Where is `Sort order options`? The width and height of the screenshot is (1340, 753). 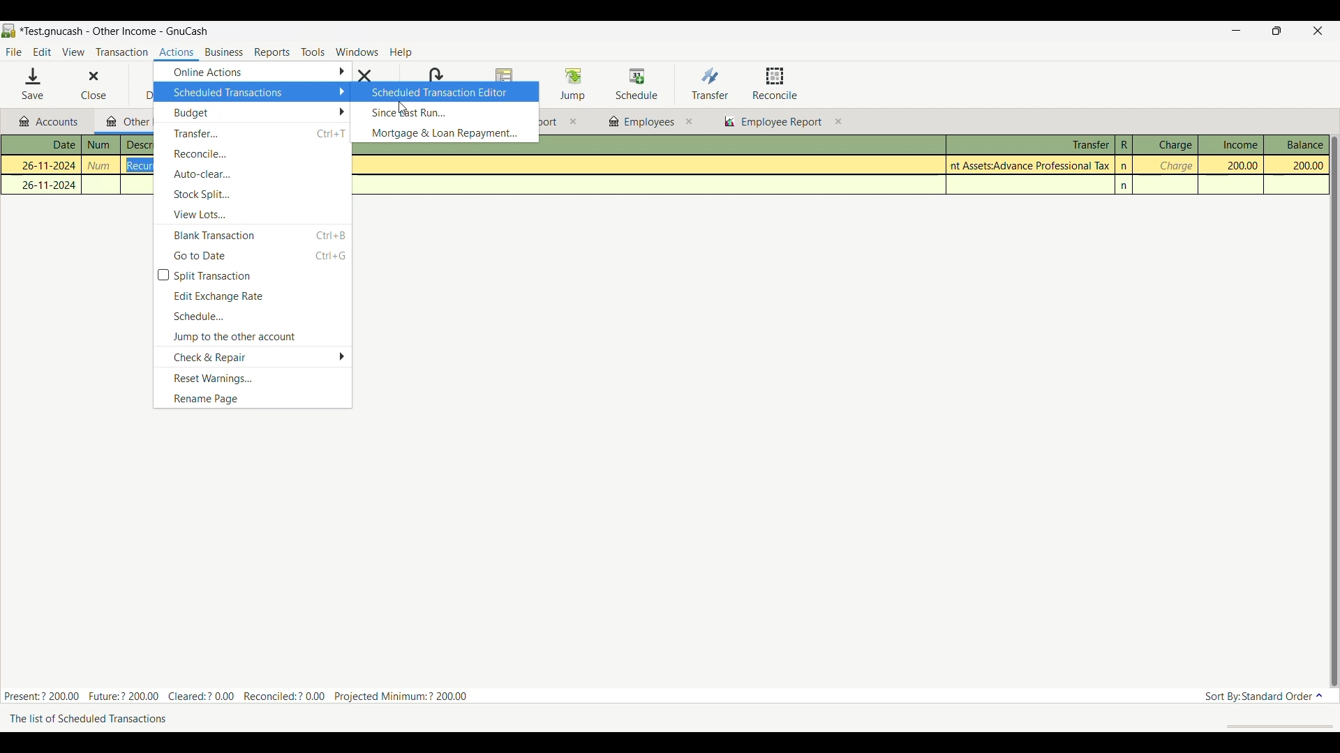 Sort order options is located at coordinates (1264, 697).